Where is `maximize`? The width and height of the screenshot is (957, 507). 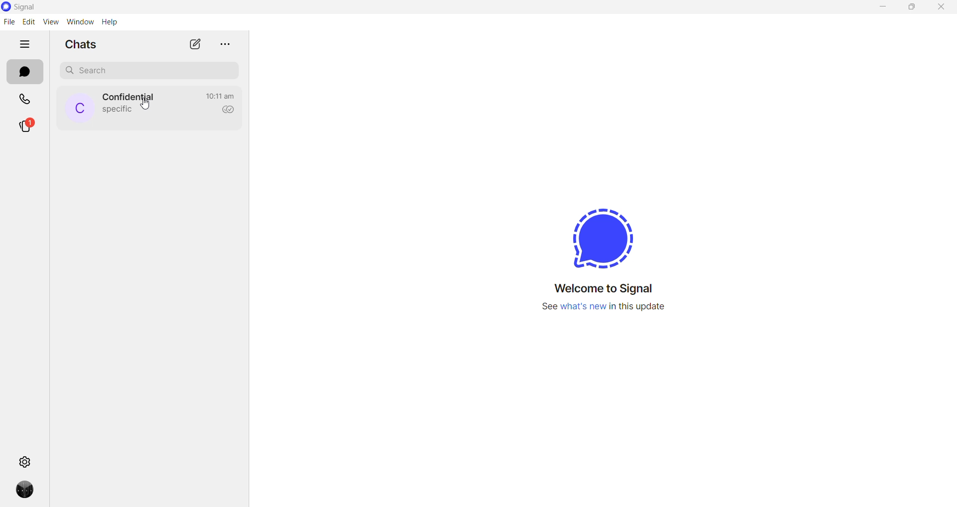
maximize is located at coordinates (912, 7).